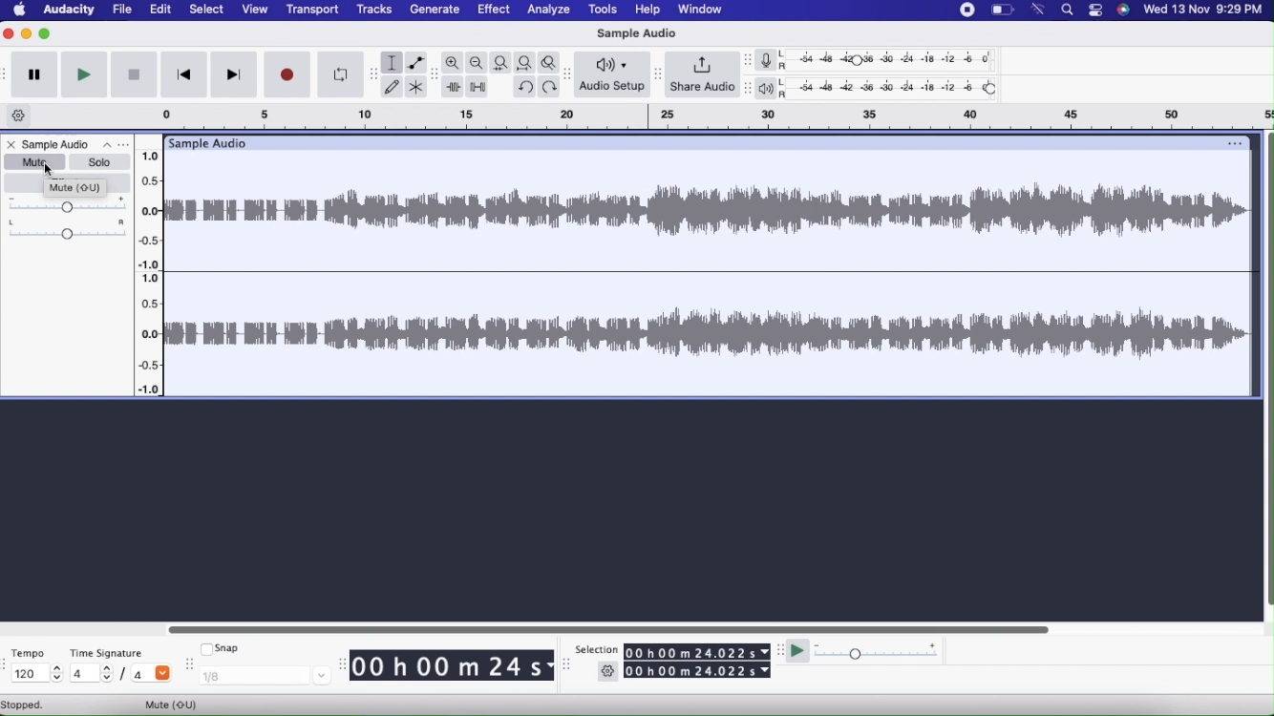  I want to click on View, so click(256, 10).